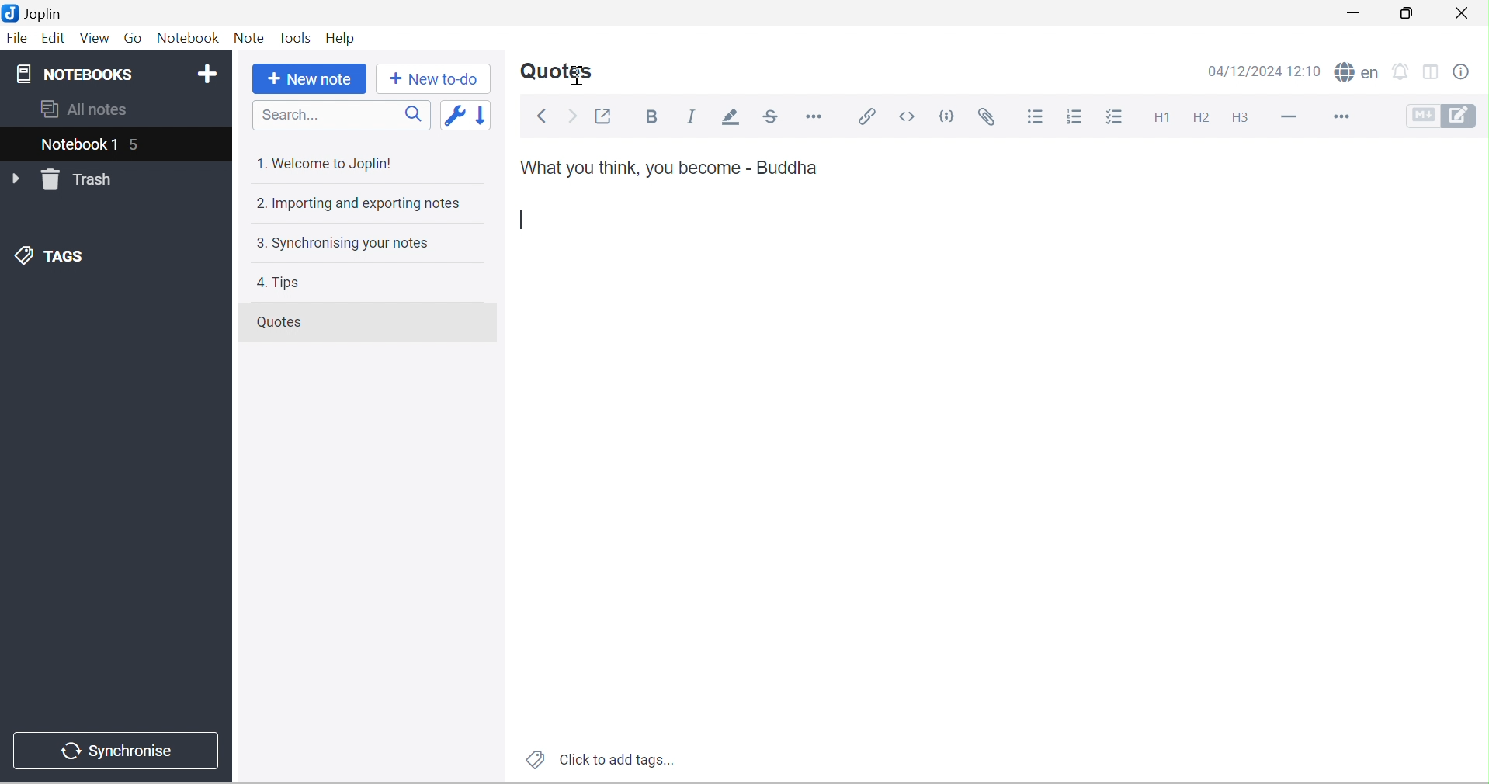  Describe the element at coordinates (1446, 117) in the screenshot. I see `Toggle editors` at that location.